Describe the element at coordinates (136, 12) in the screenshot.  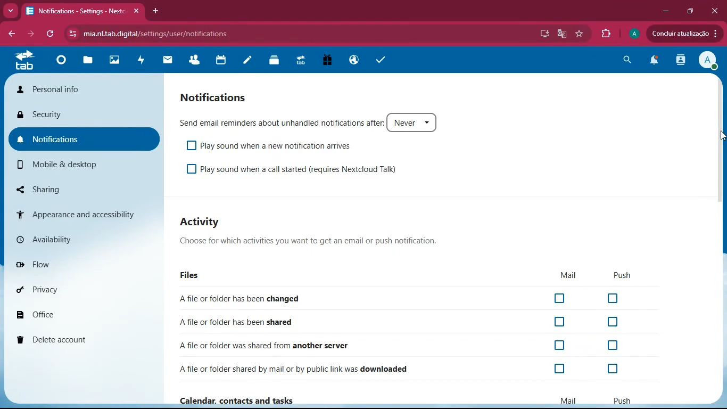
I see `close tab` at that location.